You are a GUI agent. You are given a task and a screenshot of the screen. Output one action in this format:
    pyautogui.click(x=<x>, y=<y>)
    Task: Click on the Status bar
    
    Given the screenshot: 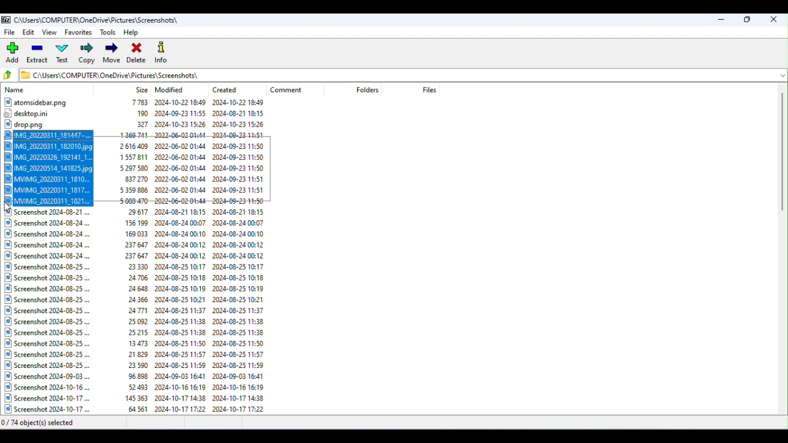 What is the action you would take?
    pyautogui.click(x=395, y=423)
    